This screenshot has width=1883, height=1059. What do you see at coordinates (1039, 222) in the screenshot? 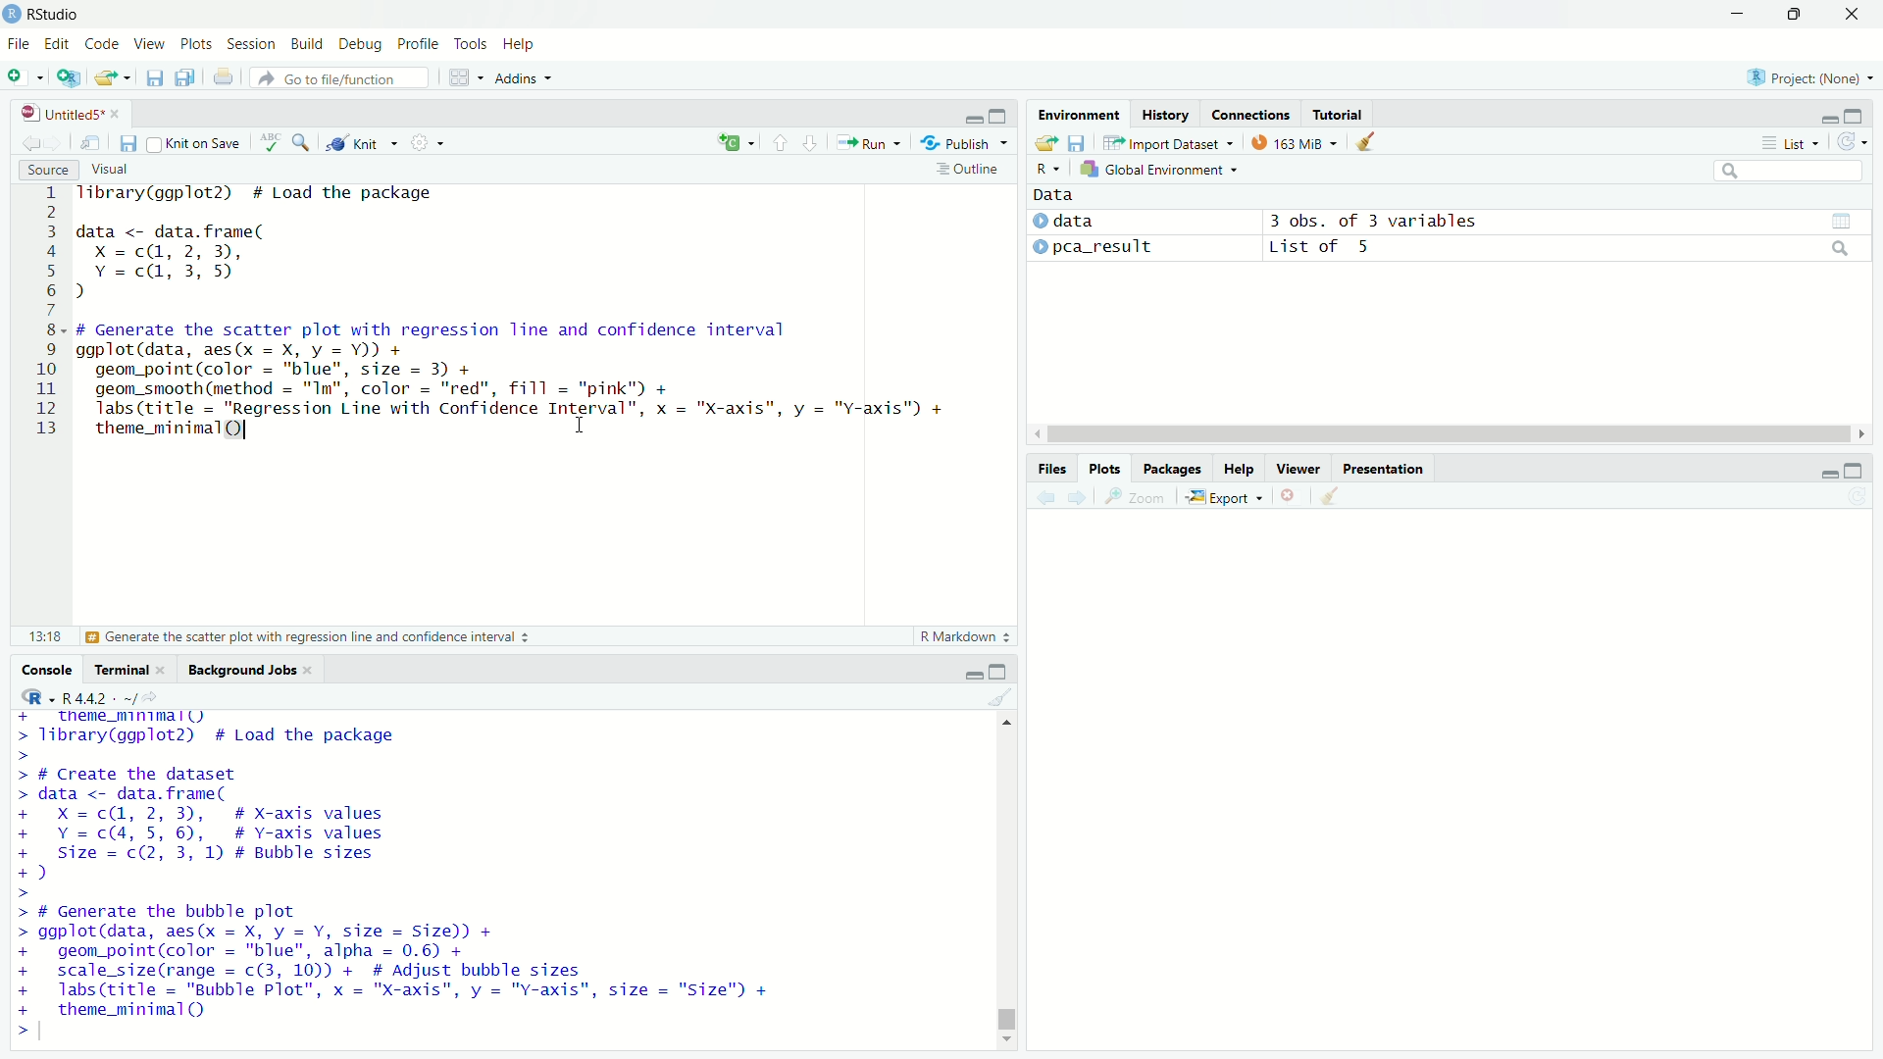
I see `expand/collapse` at bounding box center [1039, 222].